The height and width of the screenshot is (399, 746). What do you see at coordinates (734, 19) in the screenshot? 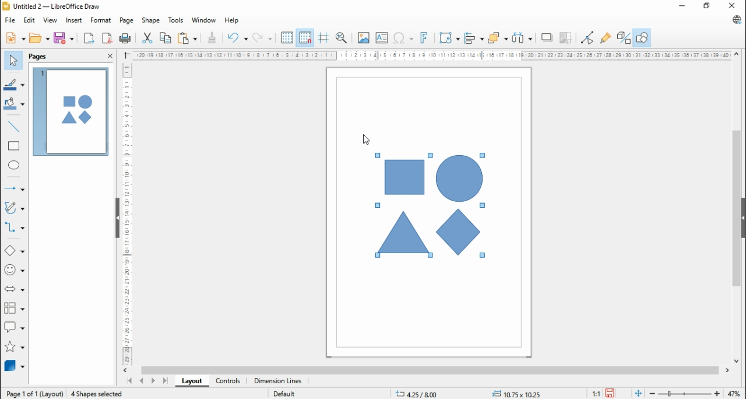
I see `libre office update` at bounding box center [734, 19].